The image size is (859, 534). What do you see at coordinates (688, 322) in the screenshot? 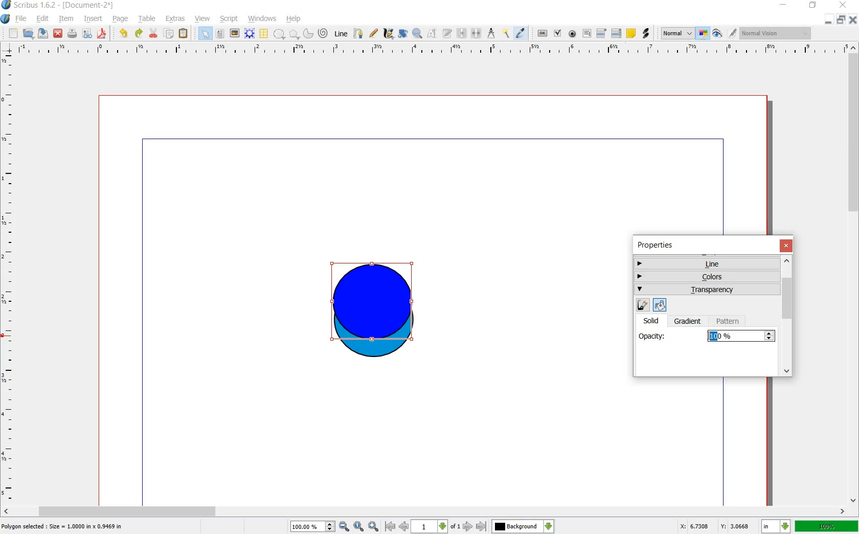
I see `gradient` at bounding box center [688, 322].